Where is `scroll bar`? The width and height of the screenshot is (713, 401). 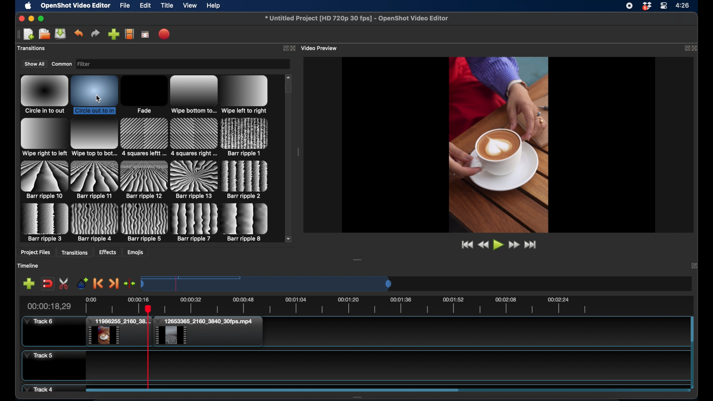 scroll bar is located at coordinates (272, 389).